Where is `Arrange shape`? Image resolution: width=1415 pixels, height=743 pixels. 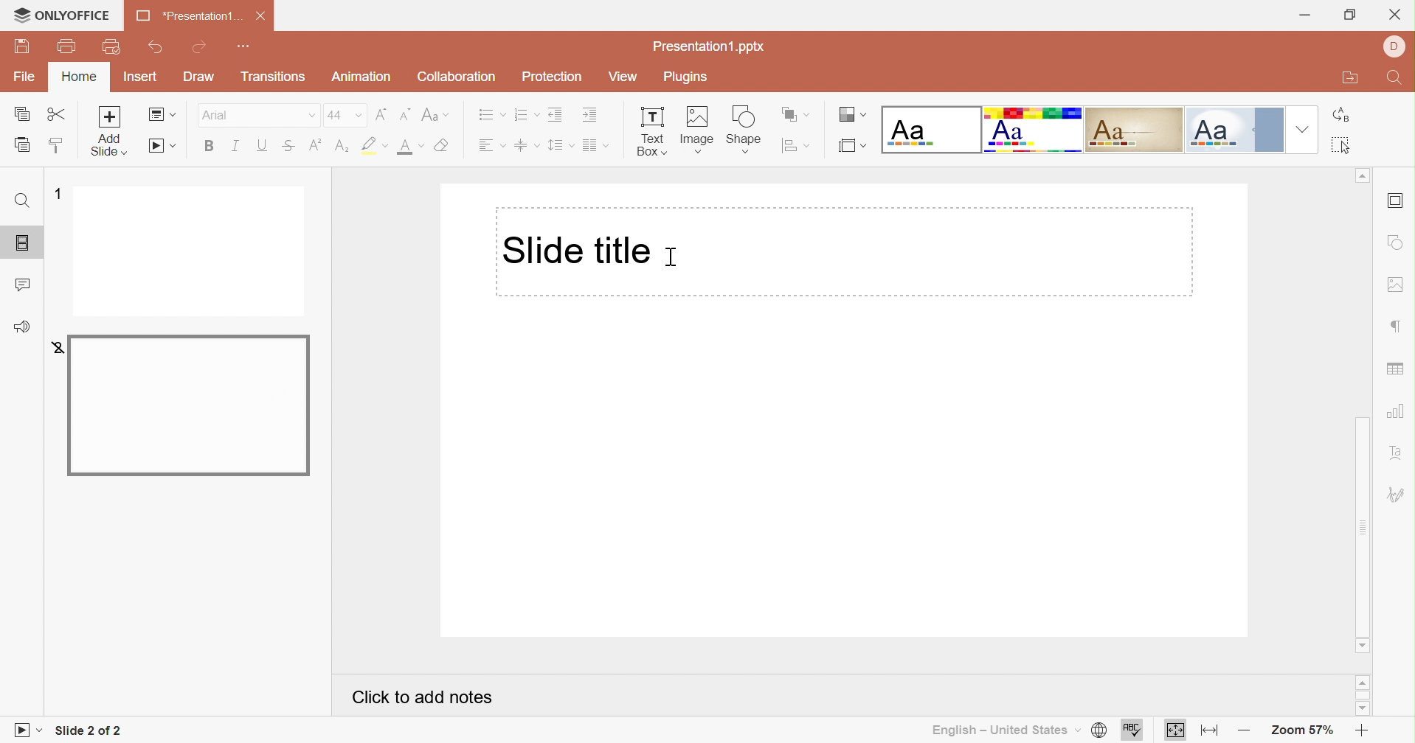 Arrange shape is located at coordinates (796, 113).